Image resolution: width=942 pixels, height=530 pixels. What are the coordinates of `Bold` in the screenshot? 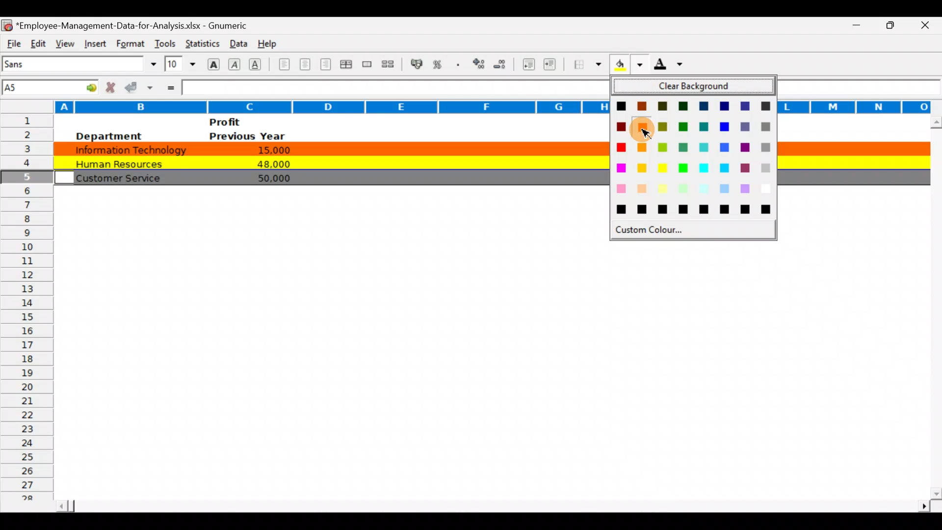 It's located at (212, 63).